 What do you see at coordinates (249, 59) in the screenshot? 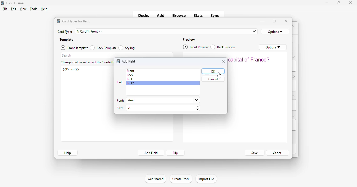
I see `what is the capital of France?` at bounding box center [249, 59].